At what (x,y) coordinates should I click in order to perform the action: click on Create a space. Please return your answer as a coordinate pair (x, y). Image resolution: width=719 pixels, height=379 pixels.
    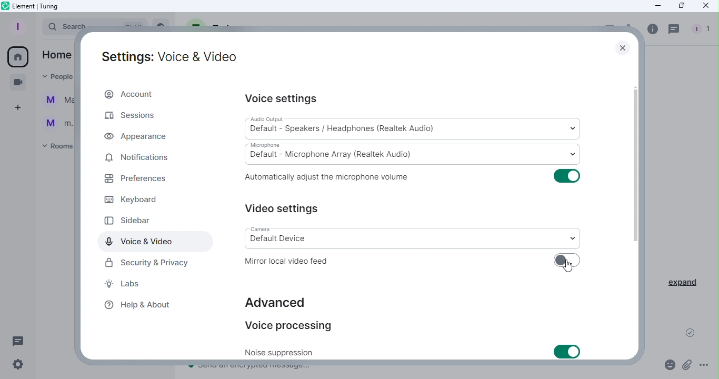
    Looking at the image, I should click on (19, 106).